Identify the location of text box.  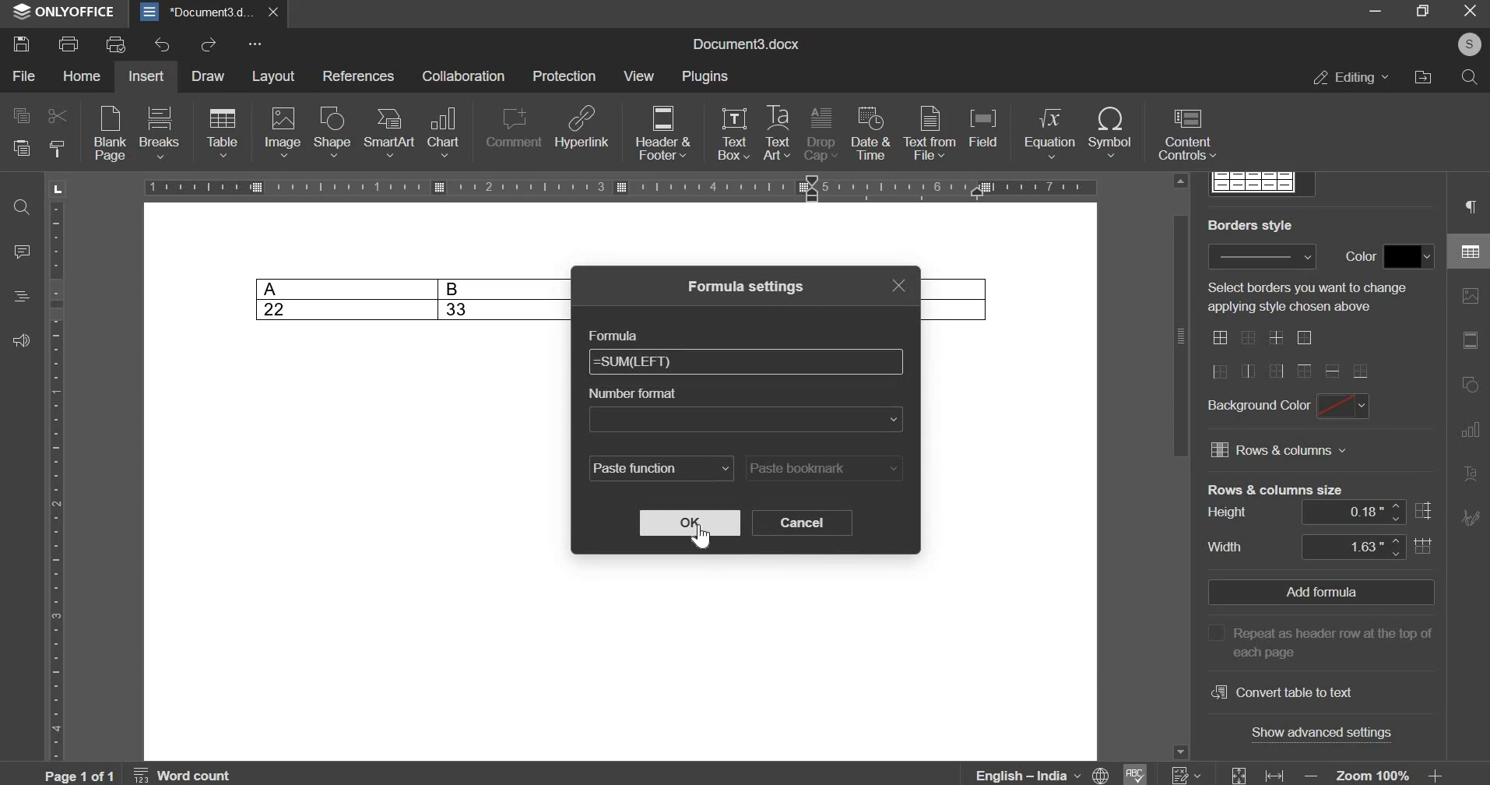
(733, 133).